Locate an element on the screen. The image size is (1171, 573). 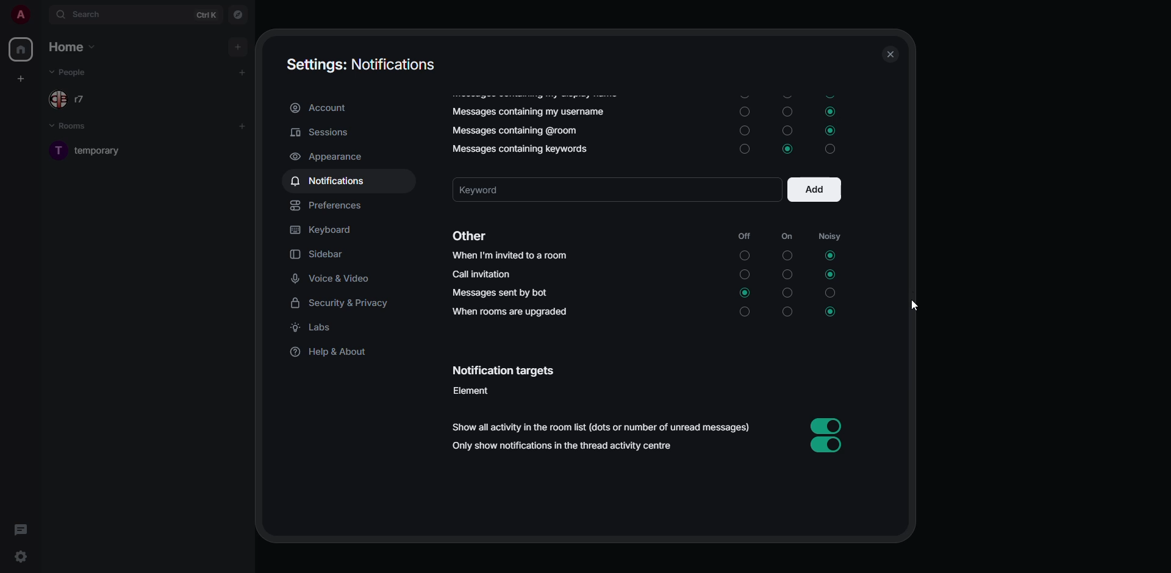
expand is located at coordinates (40, 15).